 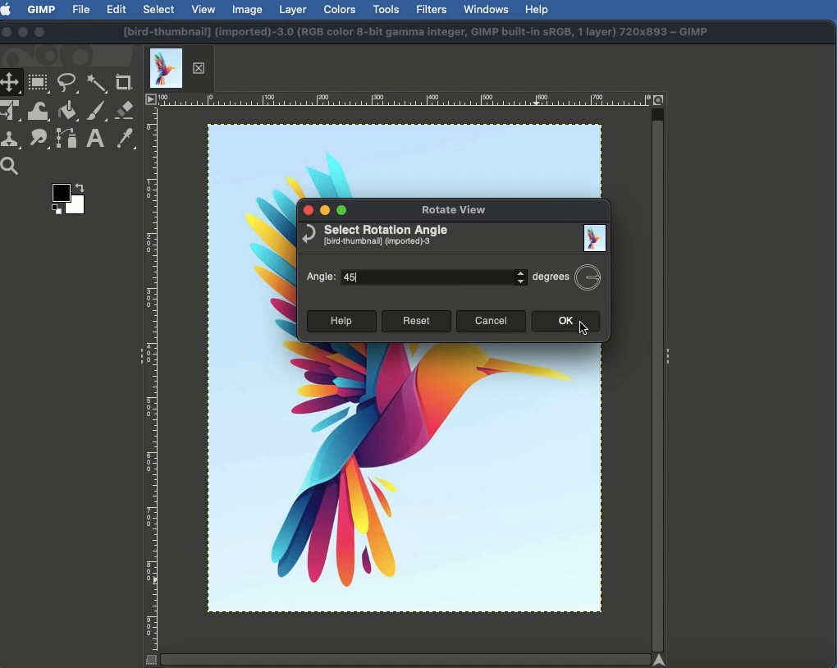 I want to click on Show sidebar menu, so click(x=670, y=353).